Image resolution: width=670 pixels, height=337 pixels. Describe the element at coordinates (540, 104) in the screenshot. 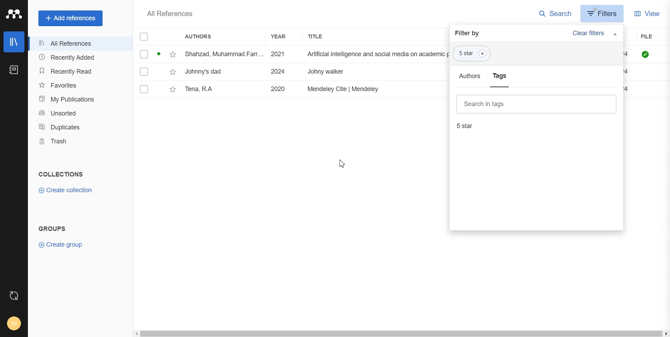

I see `Search bar` at that location.